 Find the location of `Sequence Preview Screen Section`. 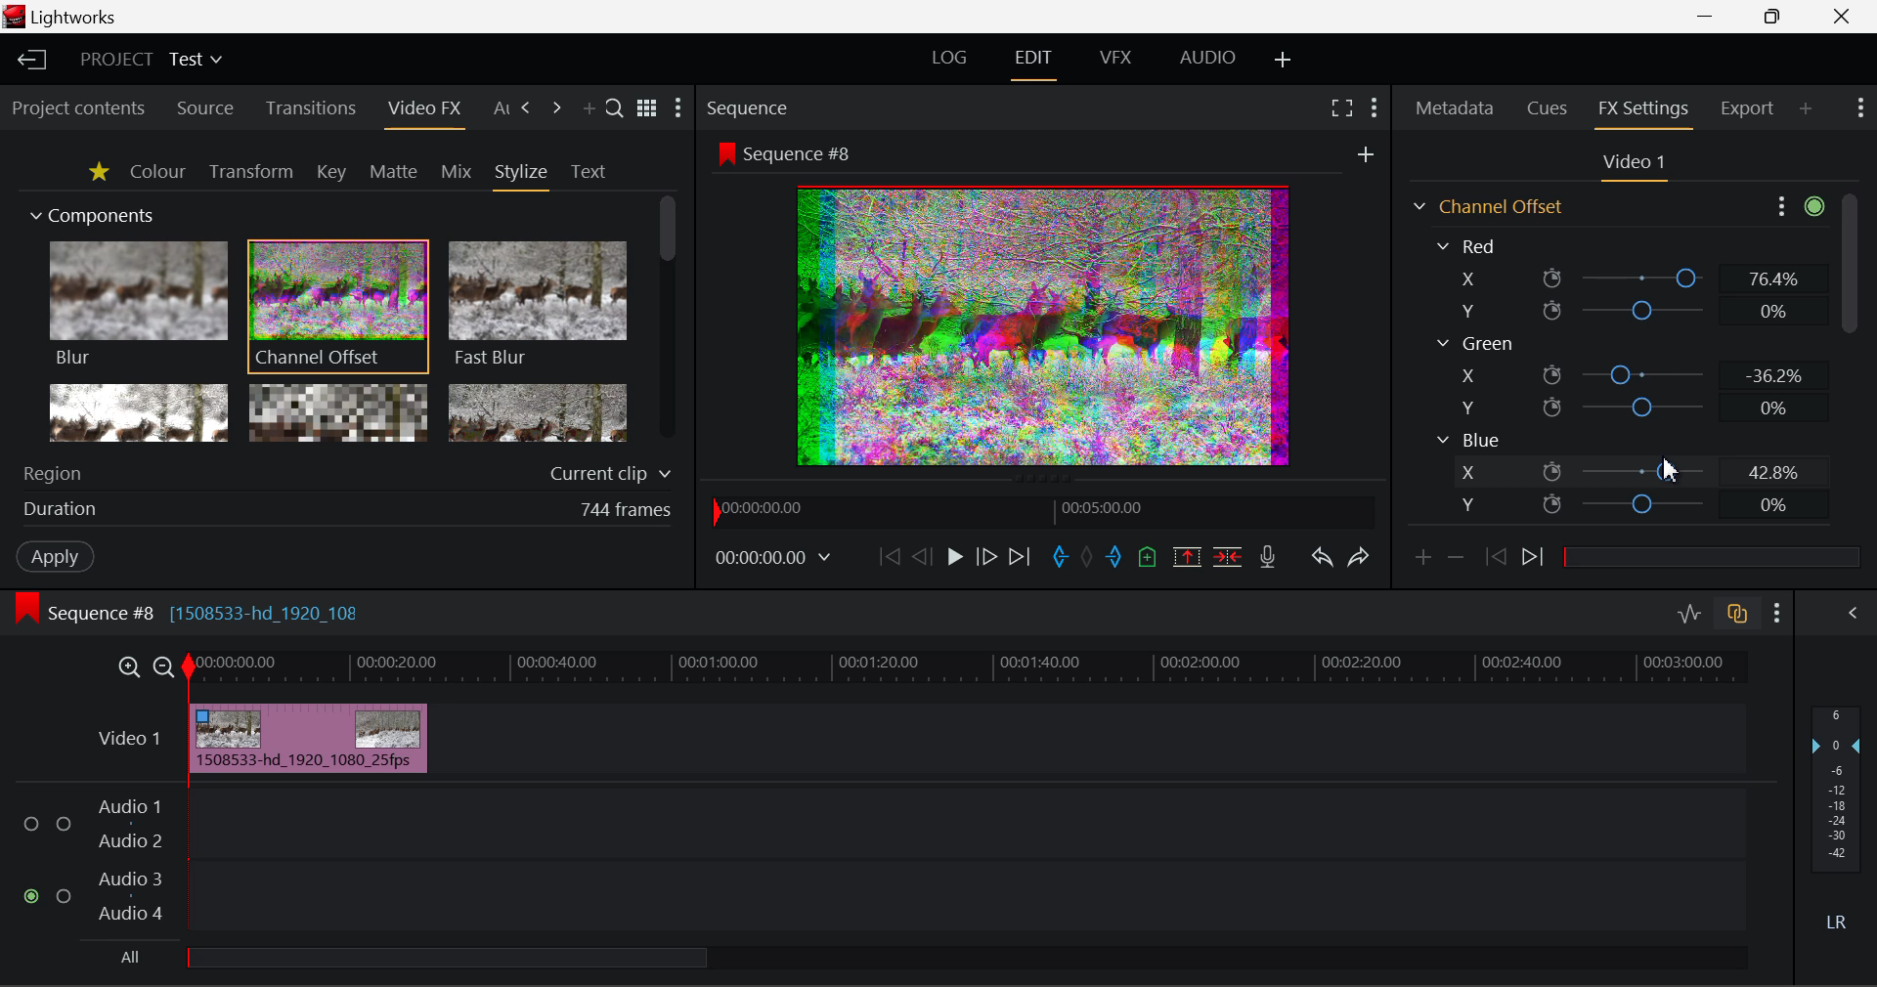

Sequence Preview Screen Section is located at coordinates (1045, 151).